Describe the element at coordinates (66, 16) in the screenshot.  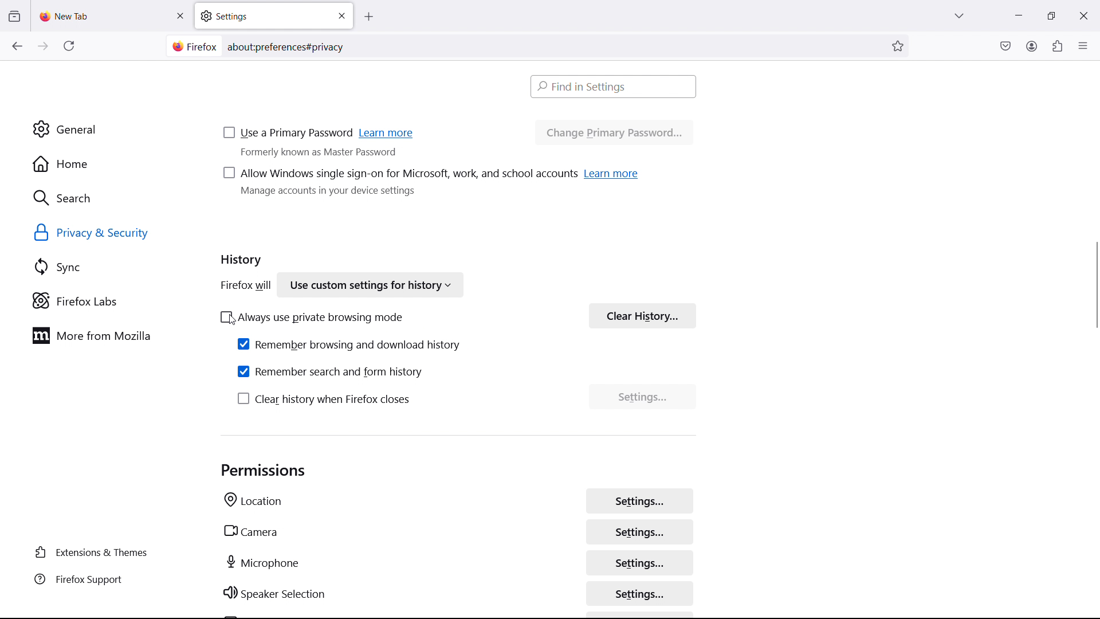
I see `new tab` at that location.